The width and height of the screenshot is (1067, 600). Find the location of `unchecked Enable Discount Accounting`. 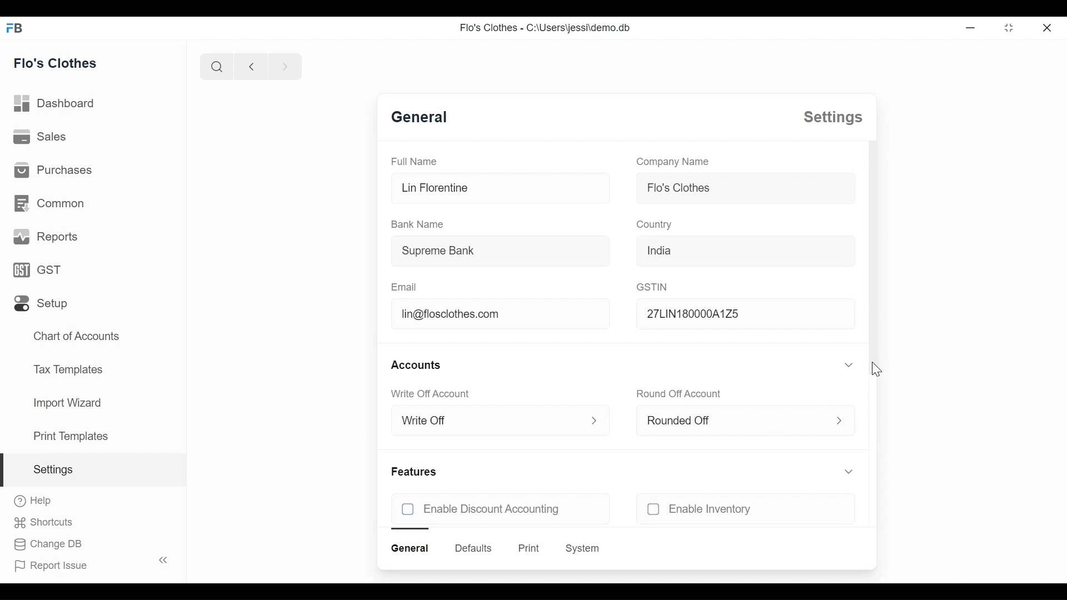

unchecked Enable Discount Accounting is located at coordinates (479, 509).